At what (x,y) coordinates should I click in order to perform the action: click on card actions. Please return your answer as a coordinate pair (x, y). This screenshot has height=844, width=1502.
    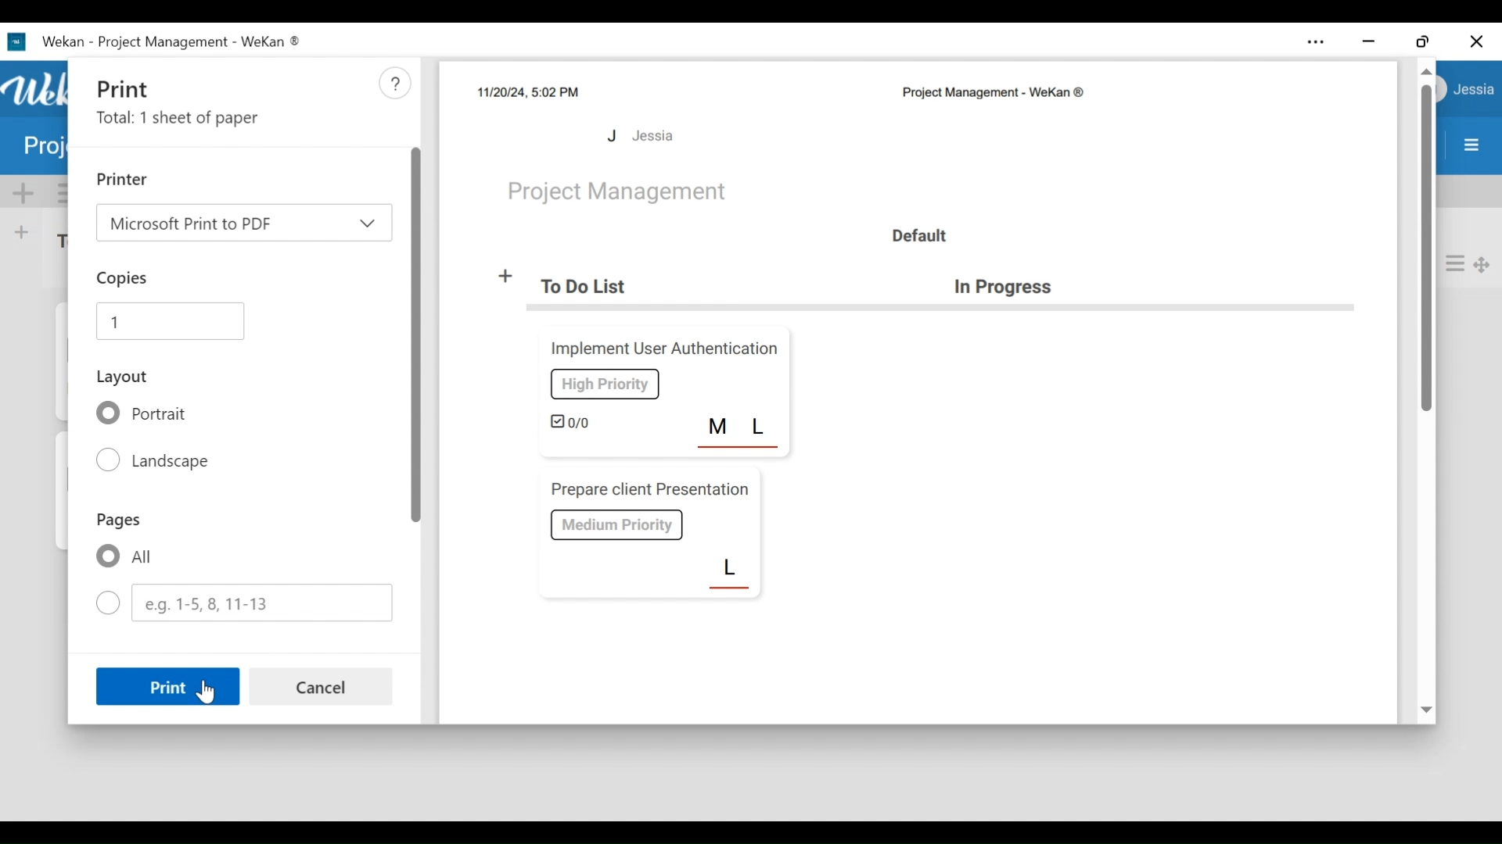
    Looking at the image, I should click on (1454, 263).